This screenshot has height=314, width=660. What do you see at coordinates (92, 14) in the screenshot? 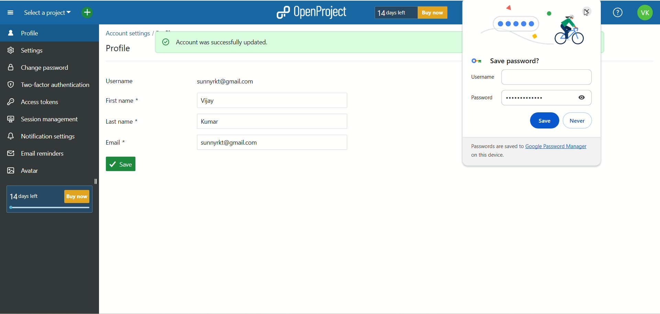
I see `add project` at bounding box center [92, 14].